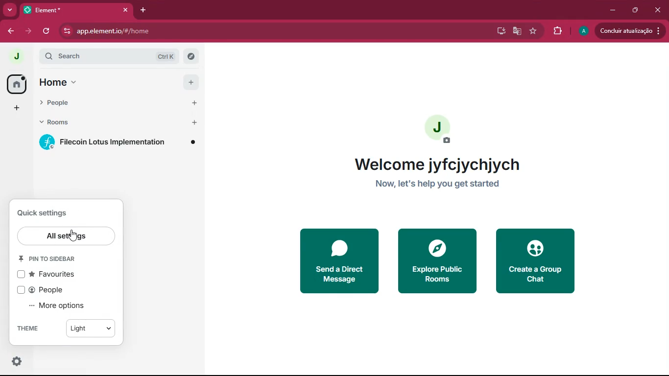  What do you see at coordinates (27, 328) in the screenshot?
I see `theme` at bounding box center [27, 328].